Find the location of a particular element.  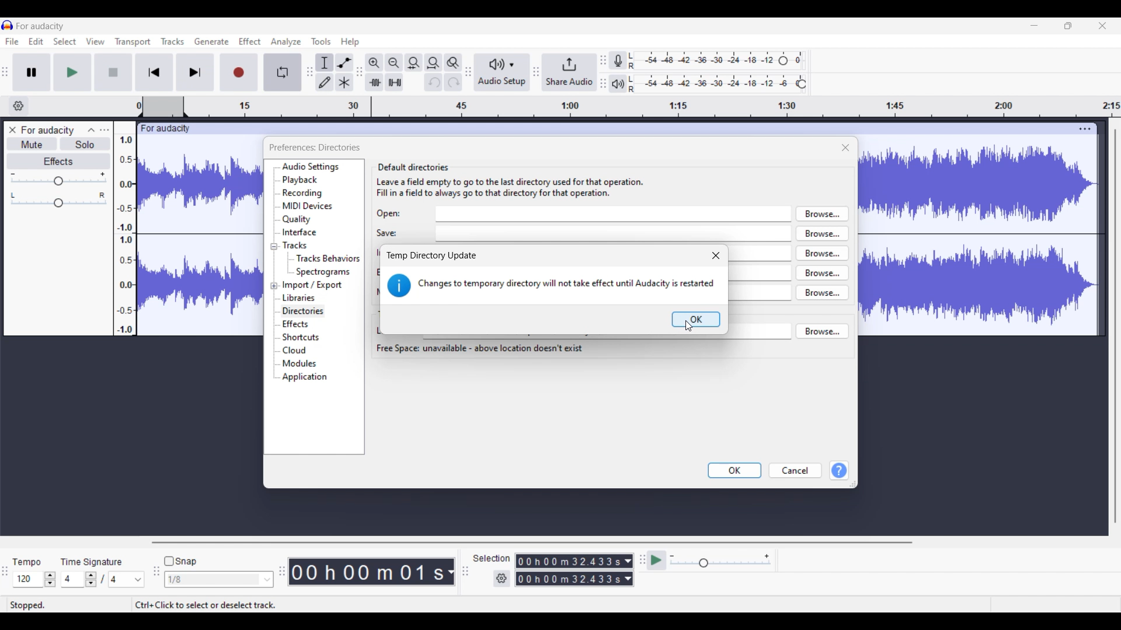

Track settings  is located at coordinates (1085, 129).